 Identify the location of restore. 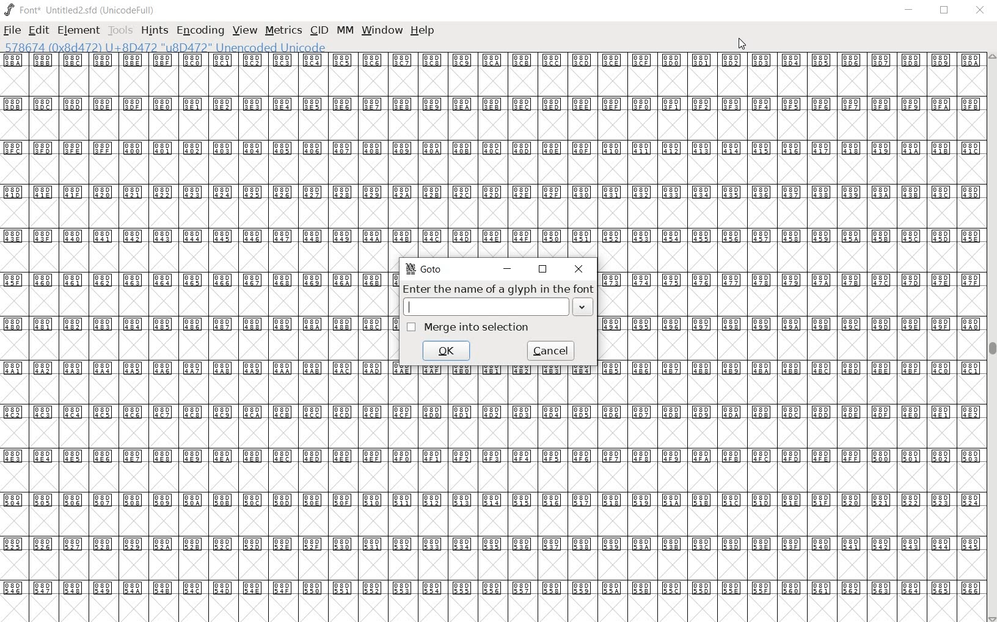
(945, 12).